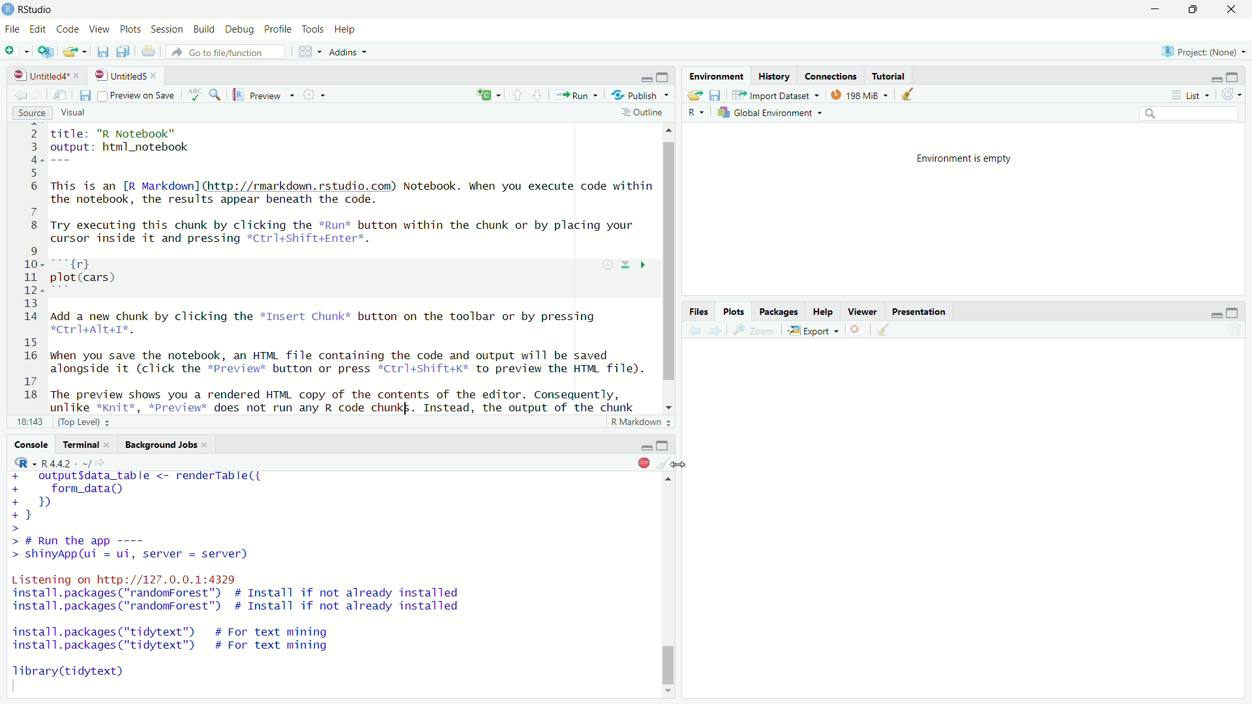 The width and height of the screenshot is (1252, 704). I want to click on Code, so click(67, 30).